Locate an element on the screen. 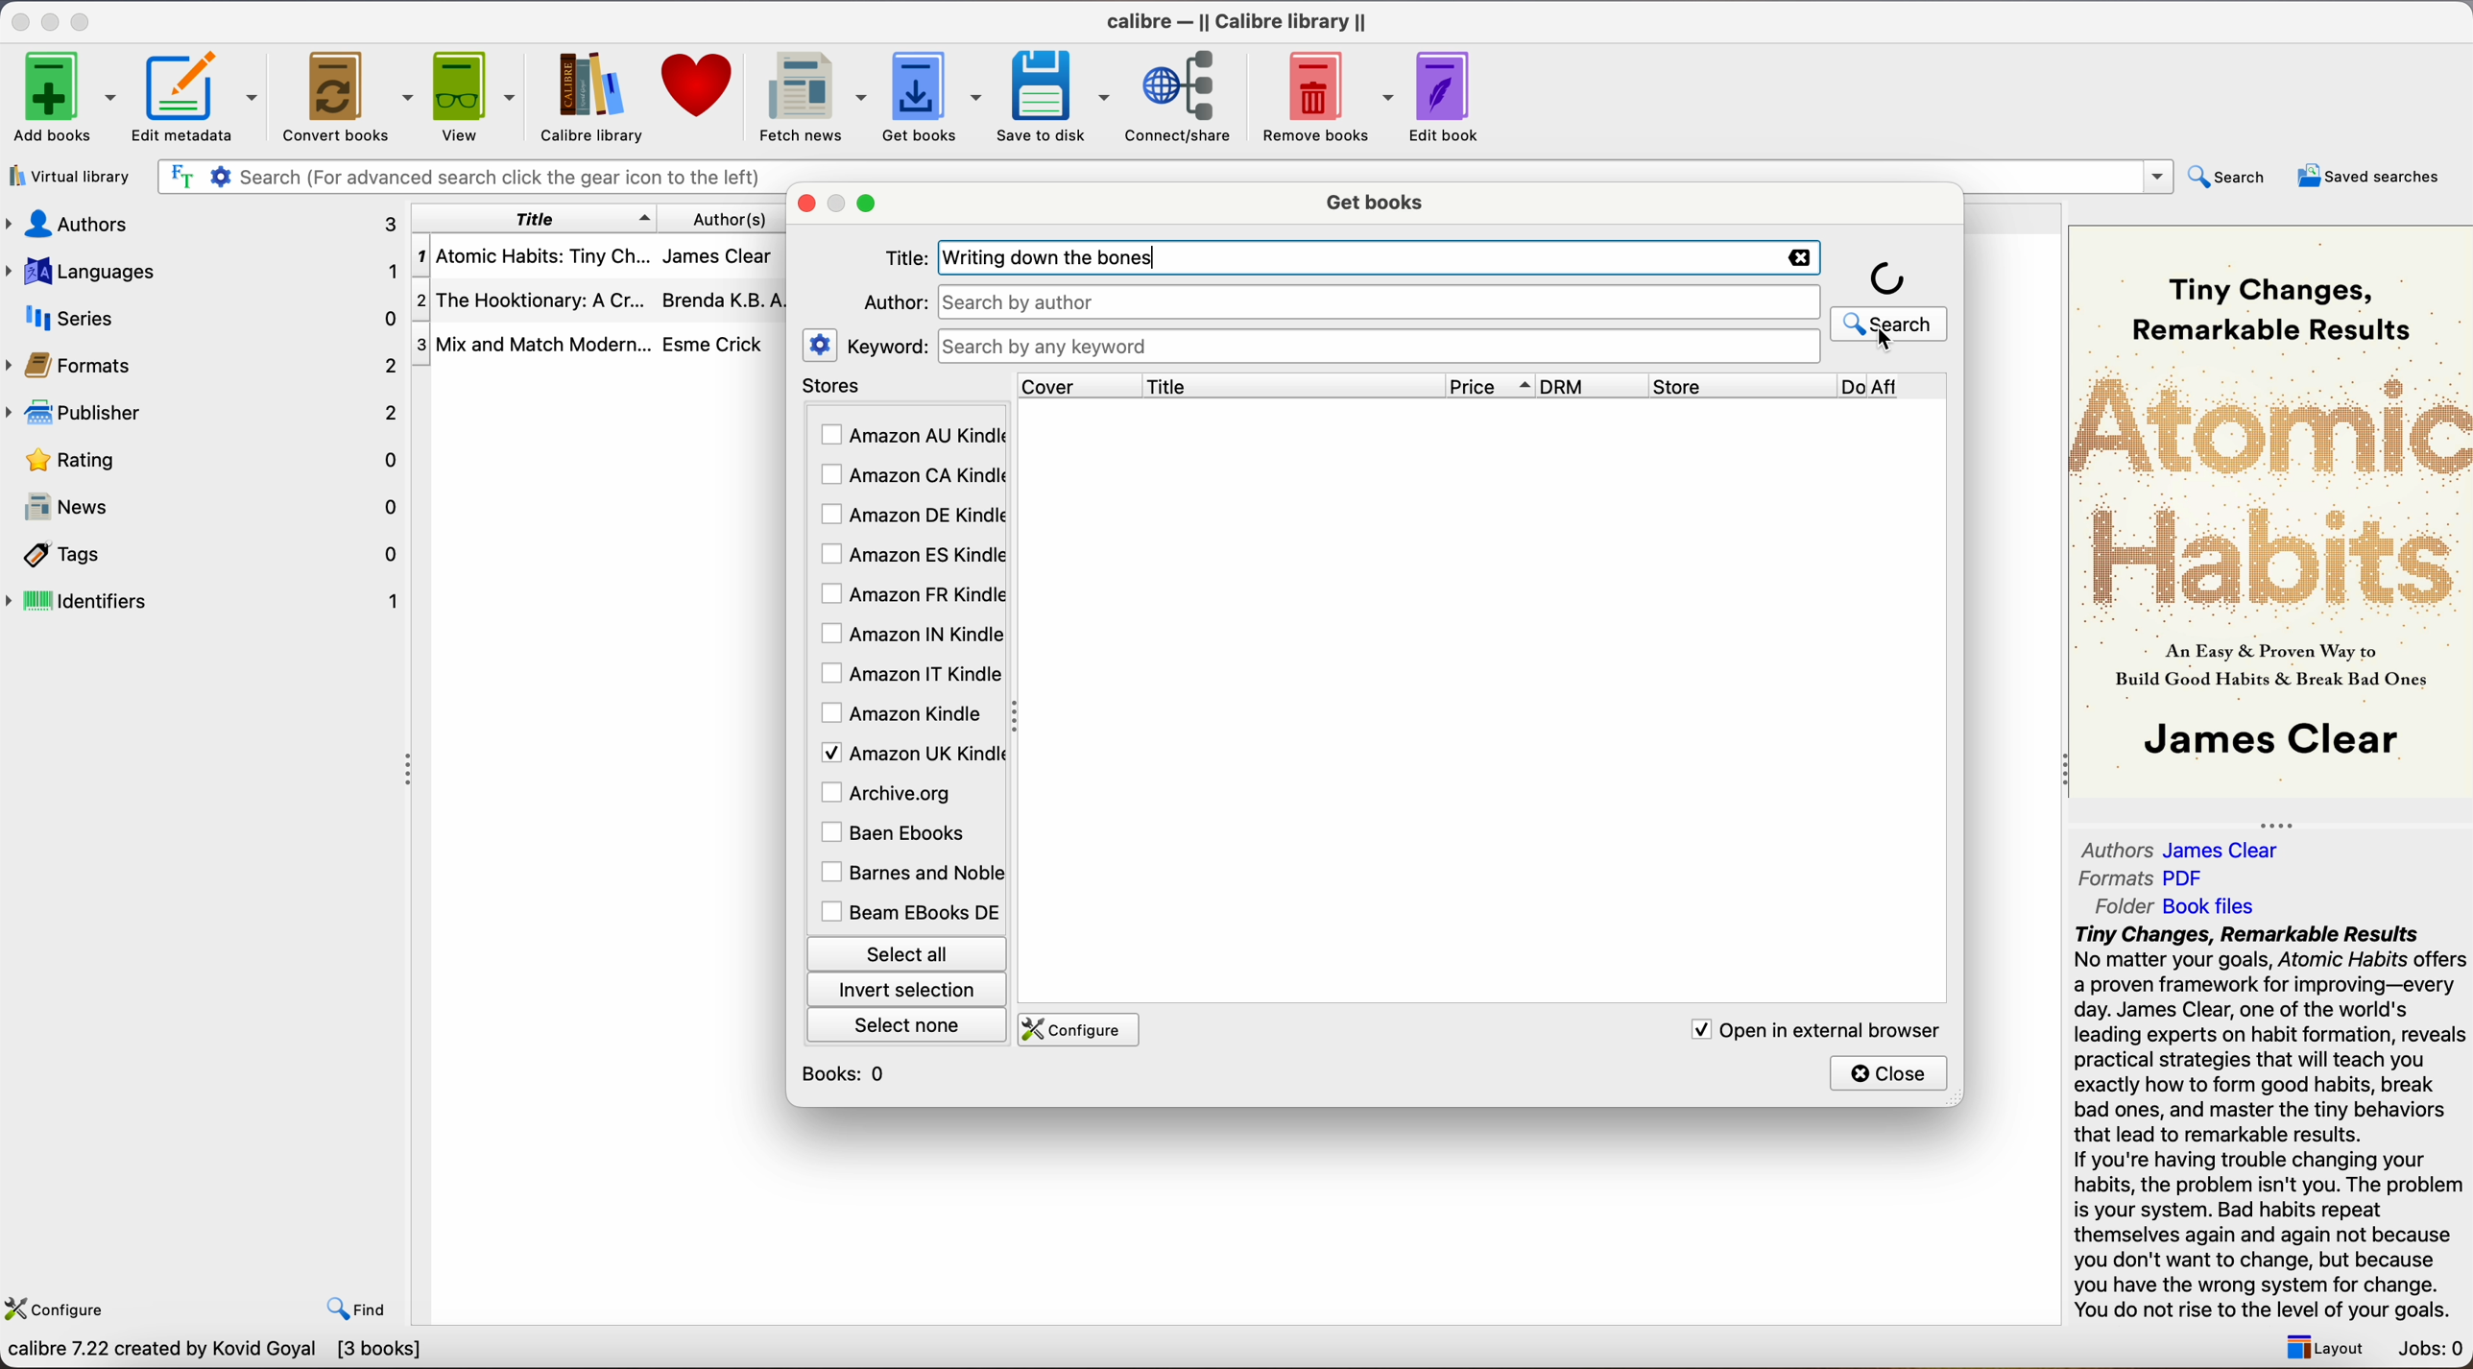 This screenshot has height=1369, width=2473. book cover preview is located at coordinates (2273, 509).